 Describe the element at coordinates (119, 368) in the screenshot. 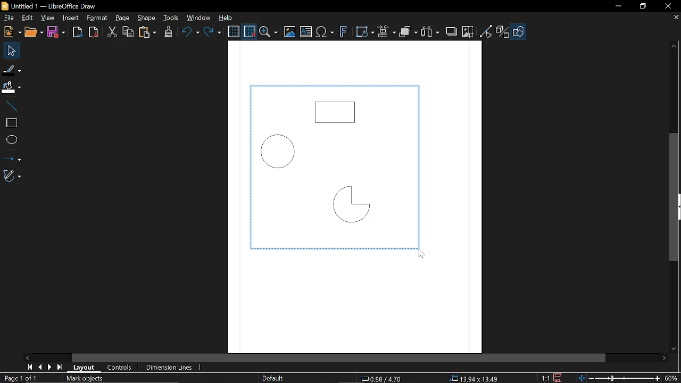

I see `COntrols` at that location.